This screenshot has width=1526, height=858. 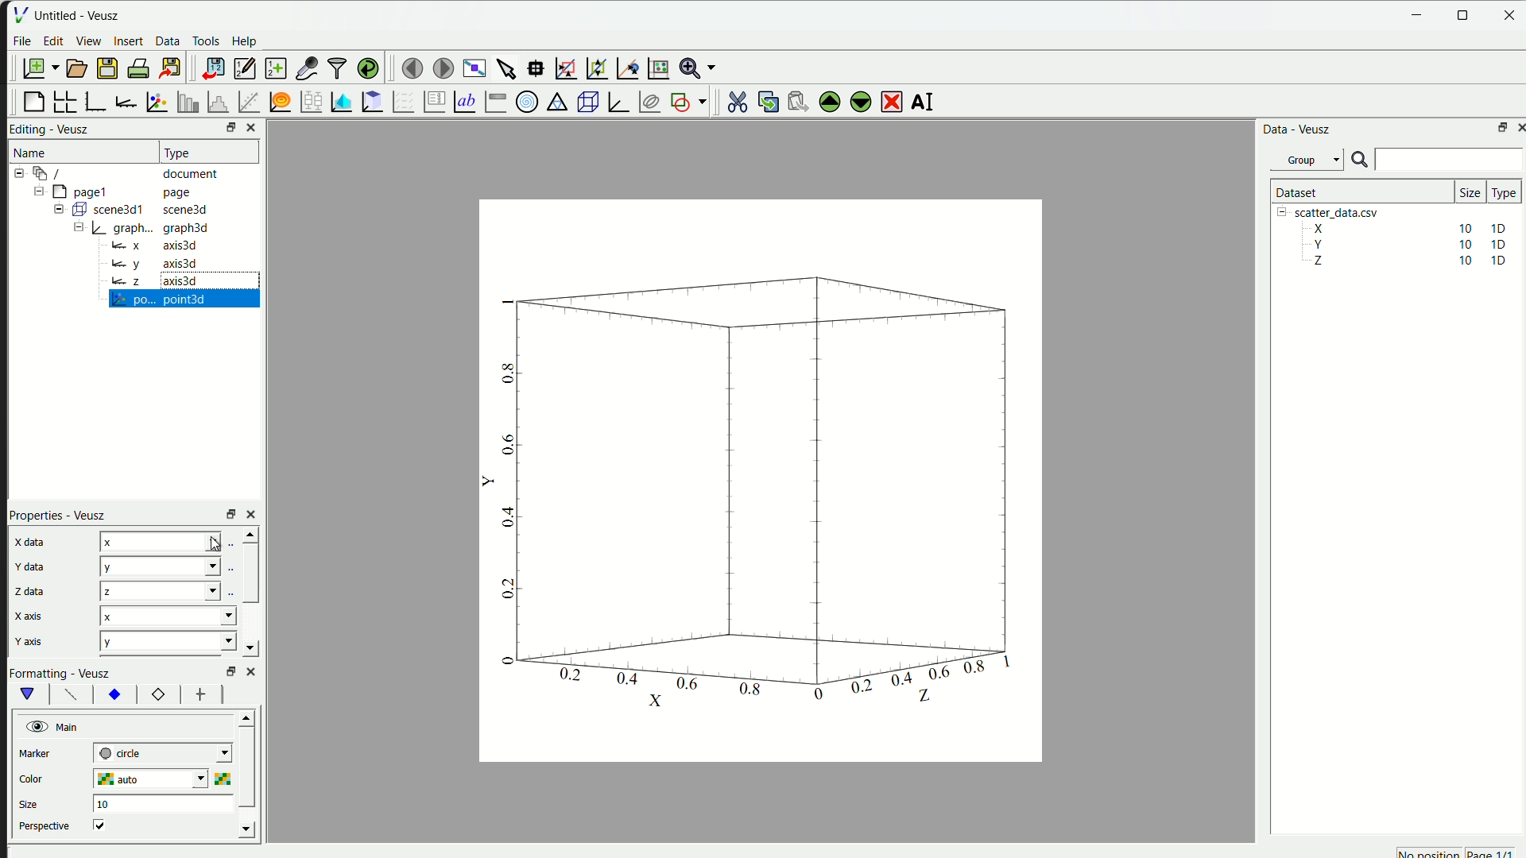 I want to click on add the shap to the plot, so click(x=687, y=101).